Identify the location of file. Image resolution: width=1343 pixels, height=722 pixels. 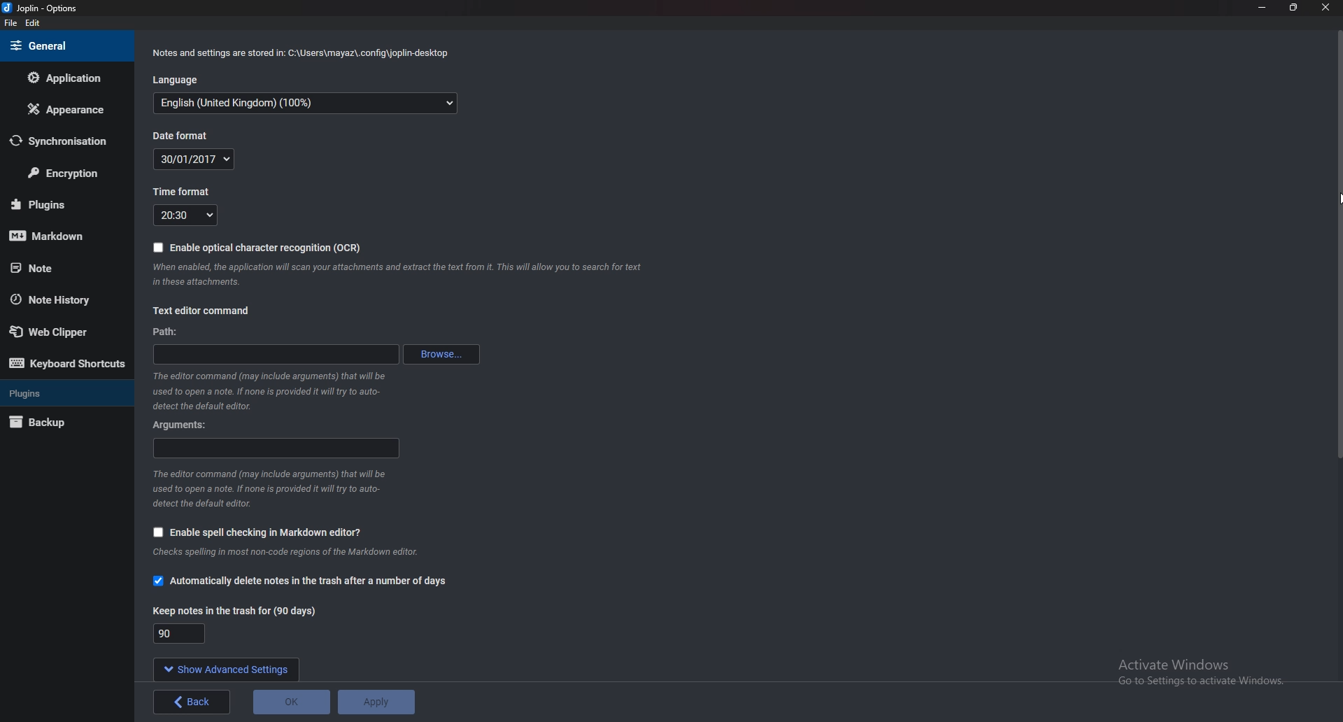
(13, 23).